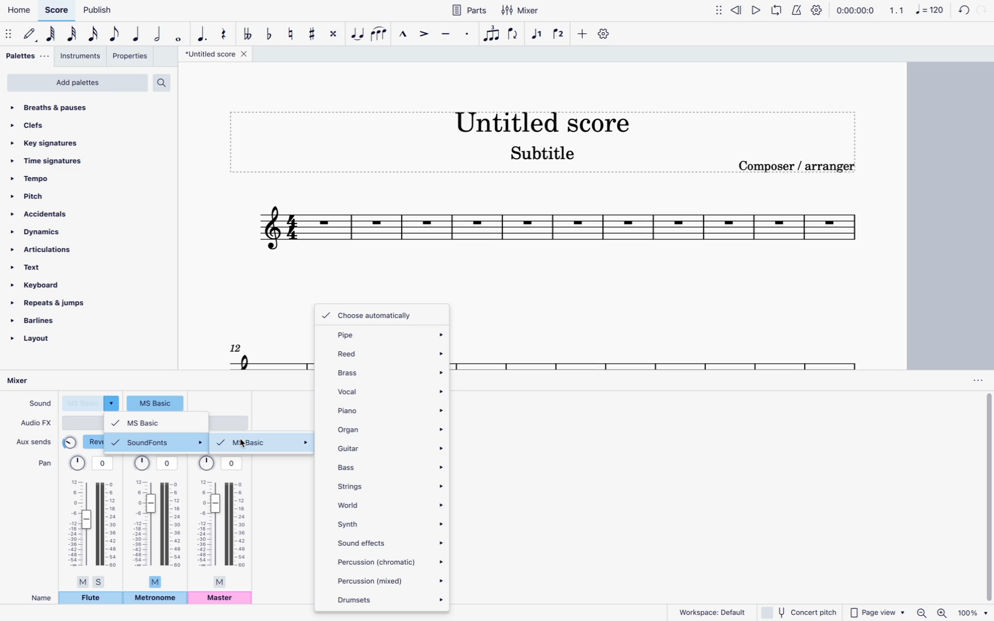 The height and width of the screenshot is (621, 994). Describe the element at coordinates (83, 422) in the screenshot. I see `audio type` at that location.